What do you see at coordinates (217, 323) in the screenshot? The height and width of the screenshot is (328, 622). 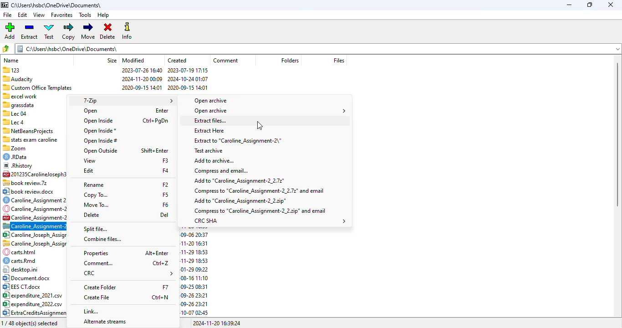 I see `2024-11-20 16:39:24` at bounding box center [217, 323].